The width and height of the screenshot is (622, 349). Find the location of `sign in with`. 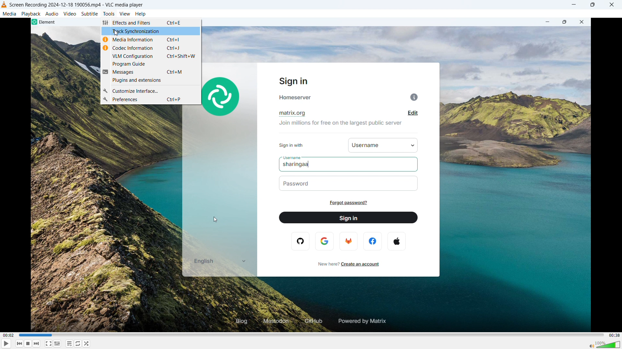

sign in with is located at coordinates (290, 144).